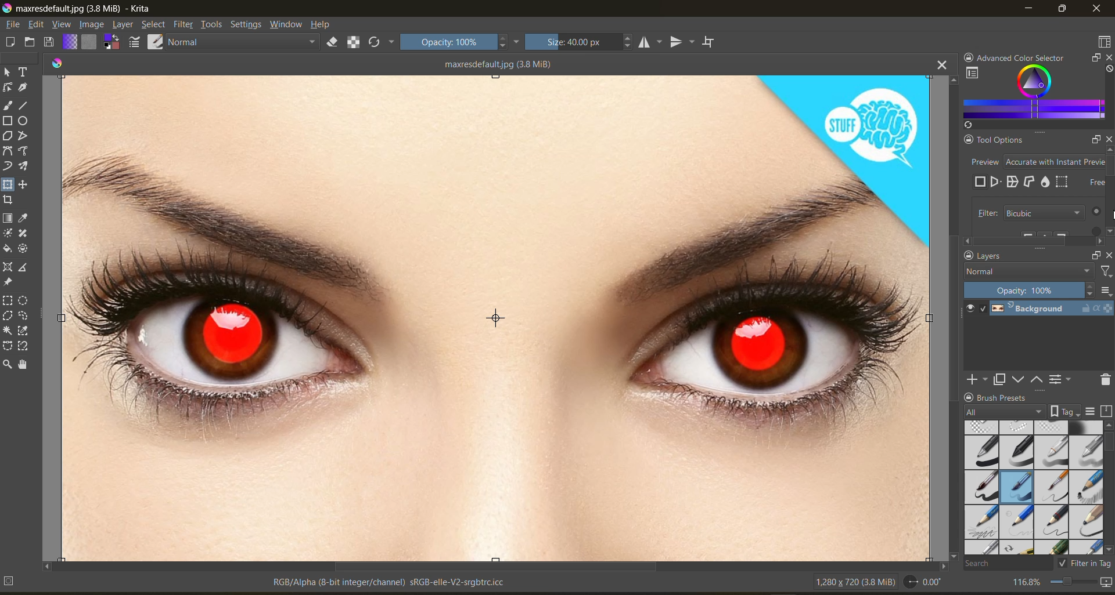 The image size is (1115, 595). I want to click on tool, so click(8, 329).